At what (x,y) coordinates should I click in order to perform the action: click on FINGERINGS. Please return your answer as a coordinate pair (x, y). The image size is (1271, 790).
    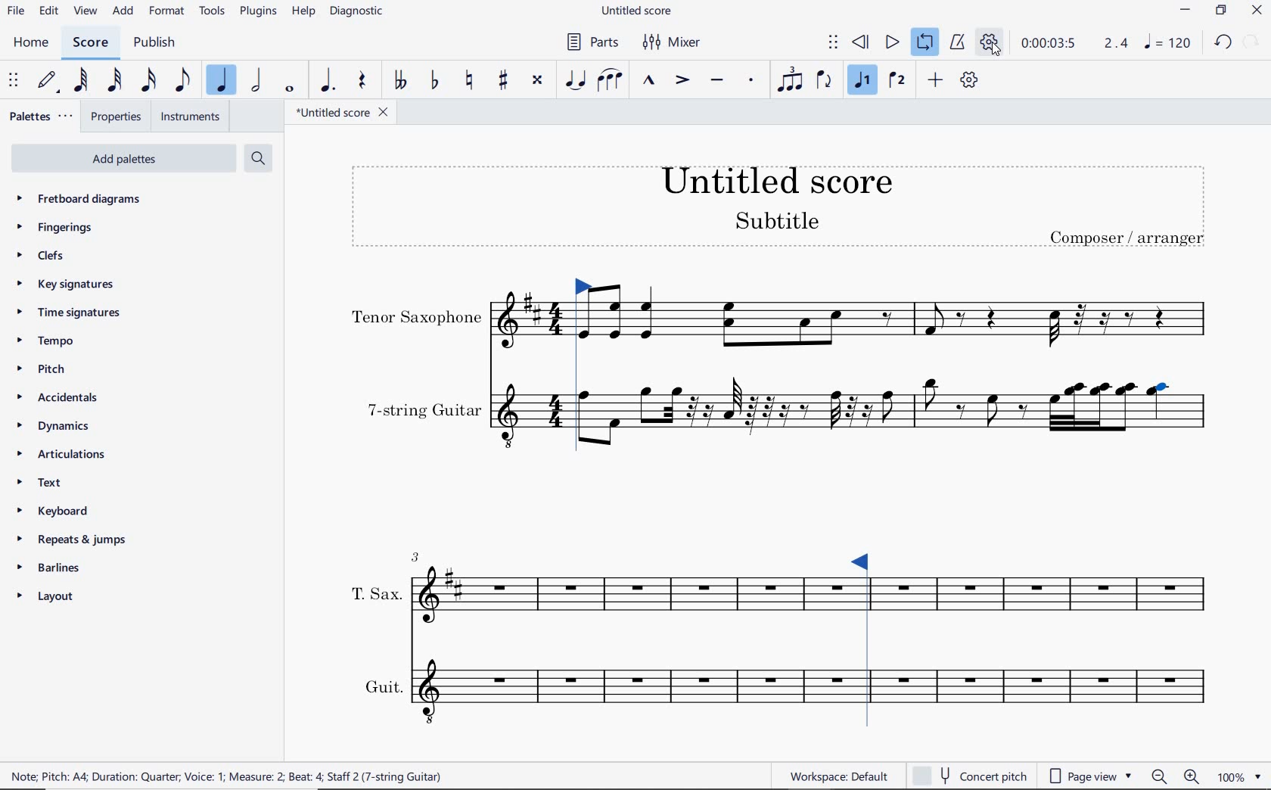
    Looking at the image, I should click on (56, 228).